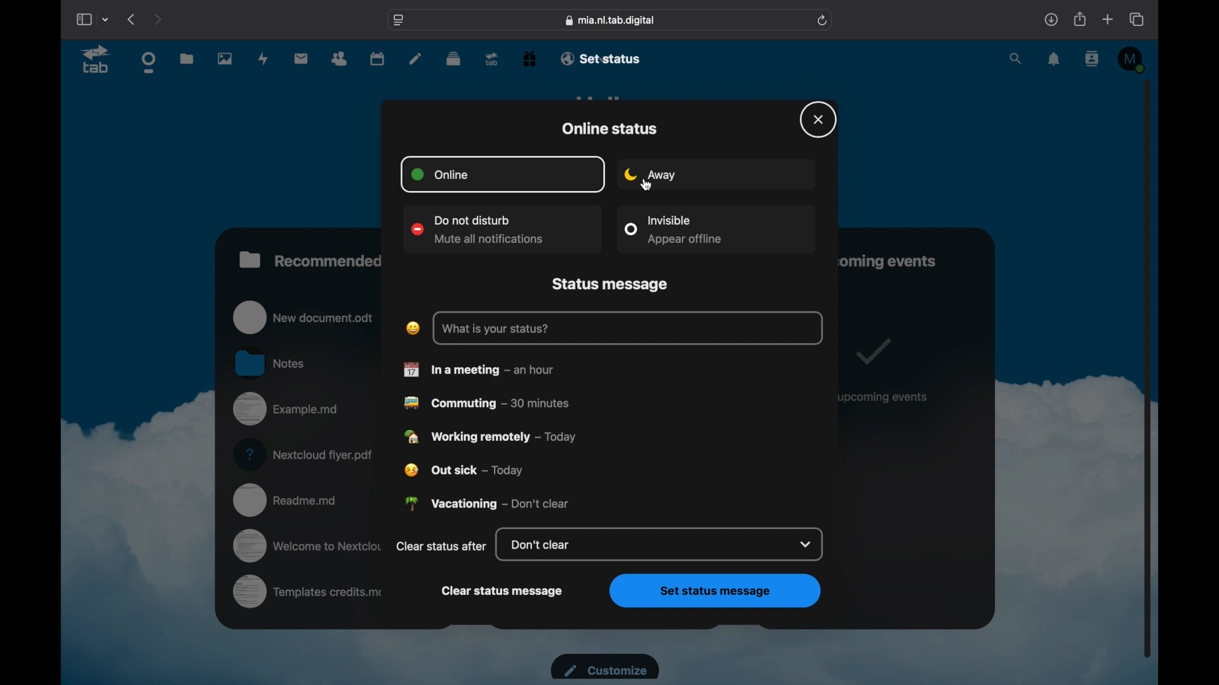  Describe the element at coordinates (663, 545) in the screenshot. I see `don't clear` at that location.